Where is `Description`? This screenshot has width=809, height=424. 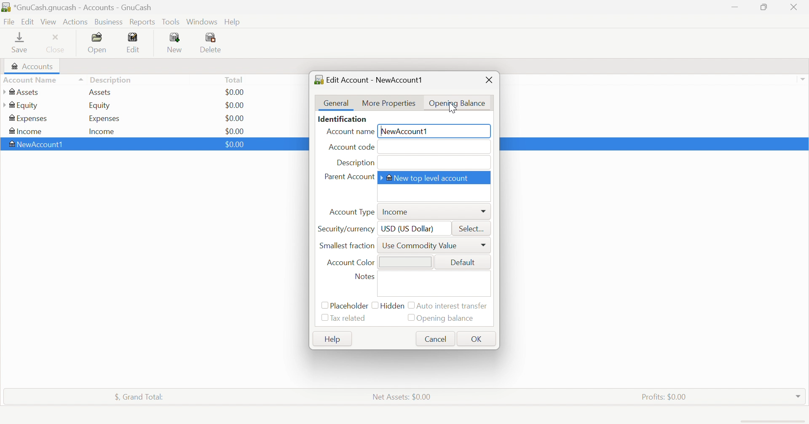
Description is located at coordinates (111, 79).